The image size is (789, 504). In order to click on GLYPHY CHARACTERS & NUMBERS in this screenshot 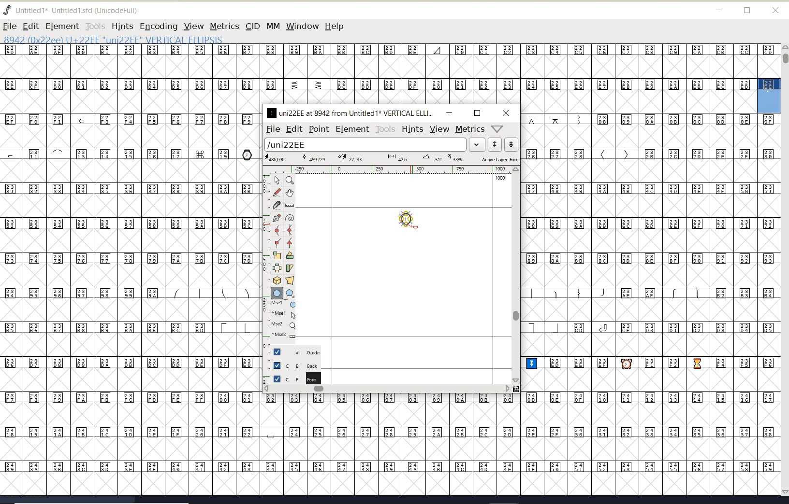, I will do `click(128, 248)`.